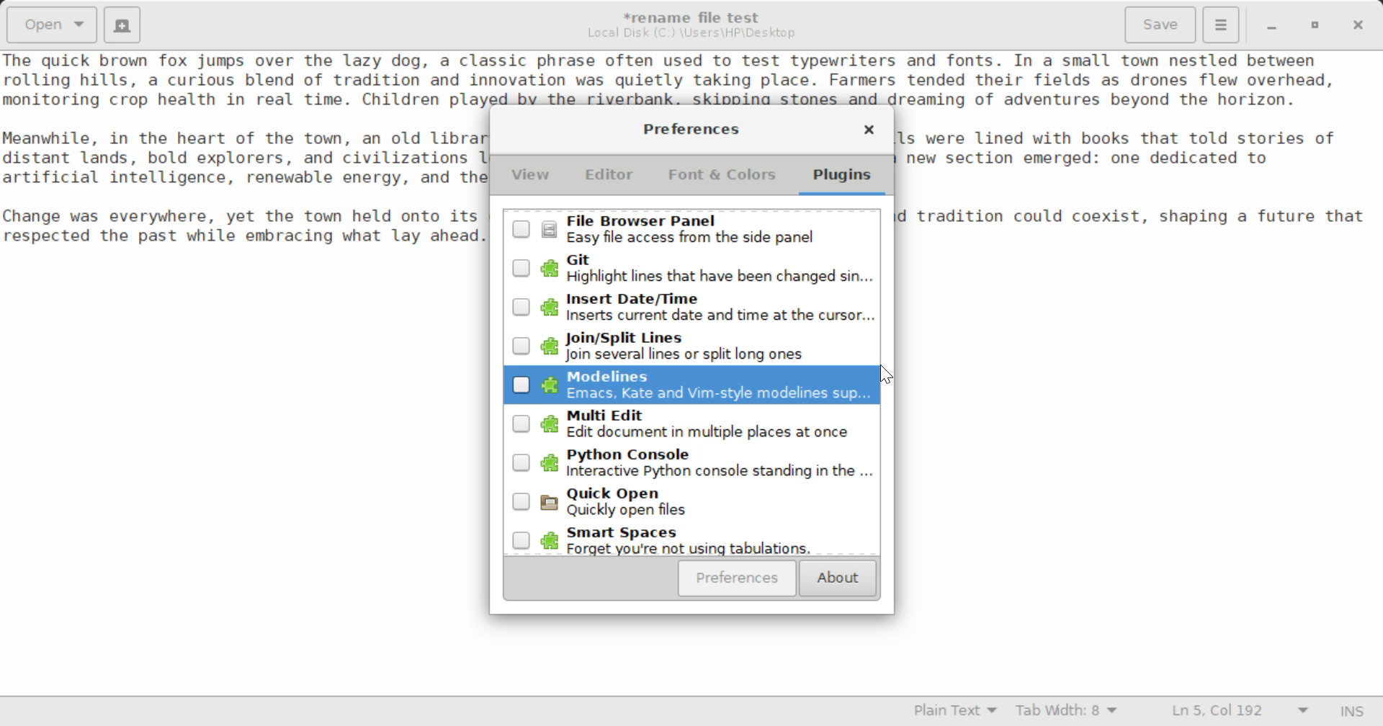  I want to click on Line & Character Count, so click(1240, 712).